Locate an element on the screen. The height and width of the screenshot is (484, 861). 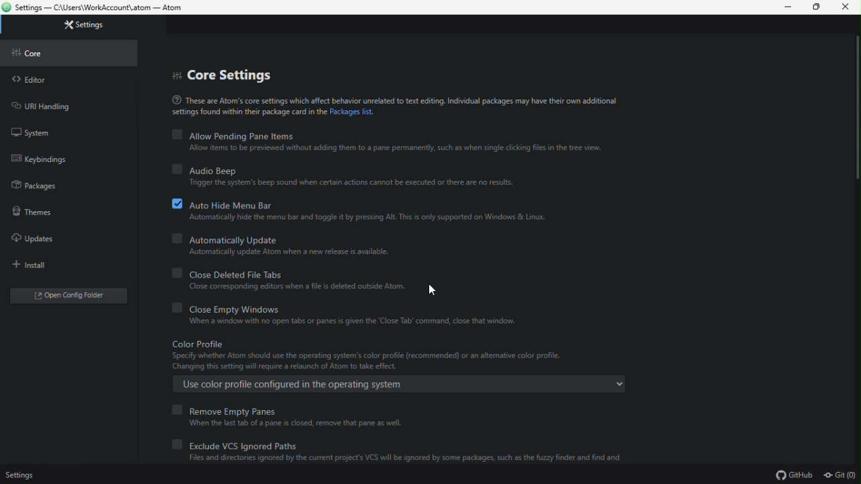
Settings is located at coordinates (80, 26).